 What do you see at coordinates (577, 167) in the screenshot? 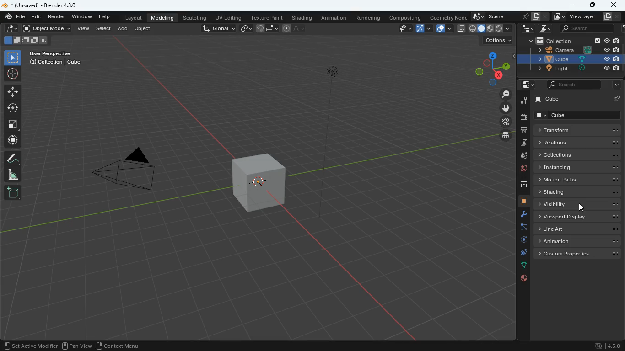
I see `instancing` at bounding box center [577, 167].